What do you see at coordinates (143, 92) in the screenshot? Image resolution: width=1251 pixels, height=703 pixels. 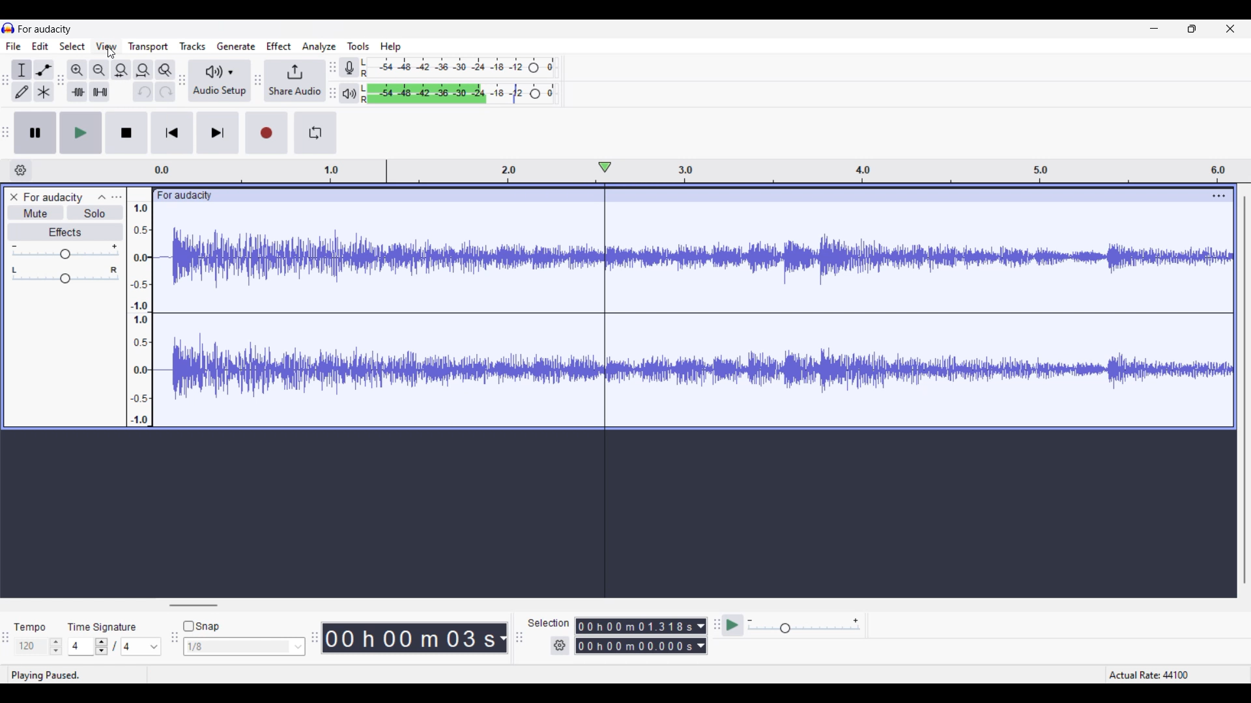 I see `Undo` at bounding box center [143, 92].